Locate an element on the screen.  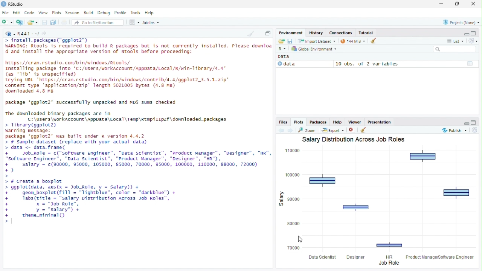
10 obs, of 2 variables is located at coordinates (406, 64).